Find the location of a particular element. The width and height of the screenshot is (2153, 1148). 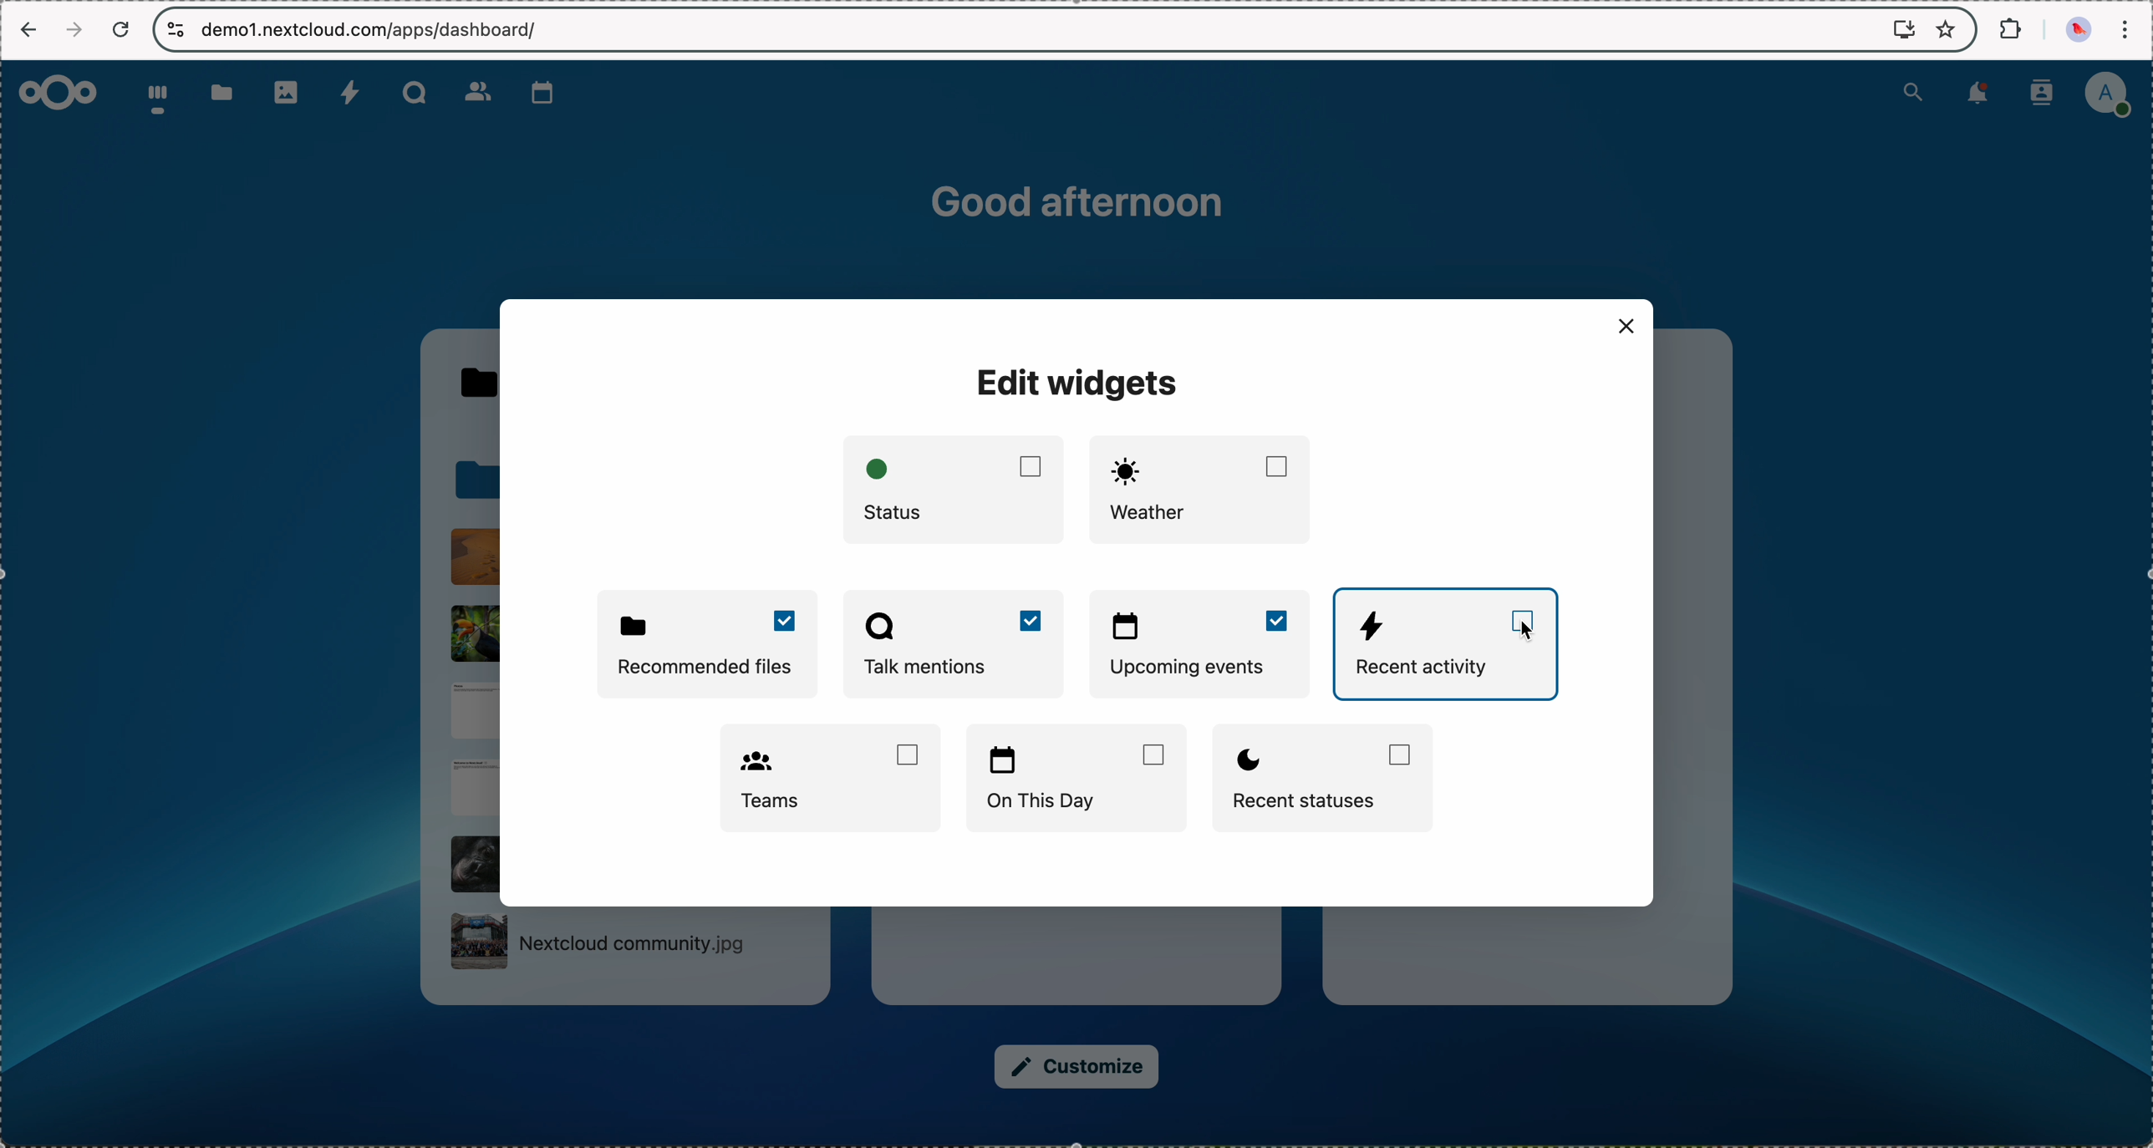

profile picture is located at coordinates (2076, 33).